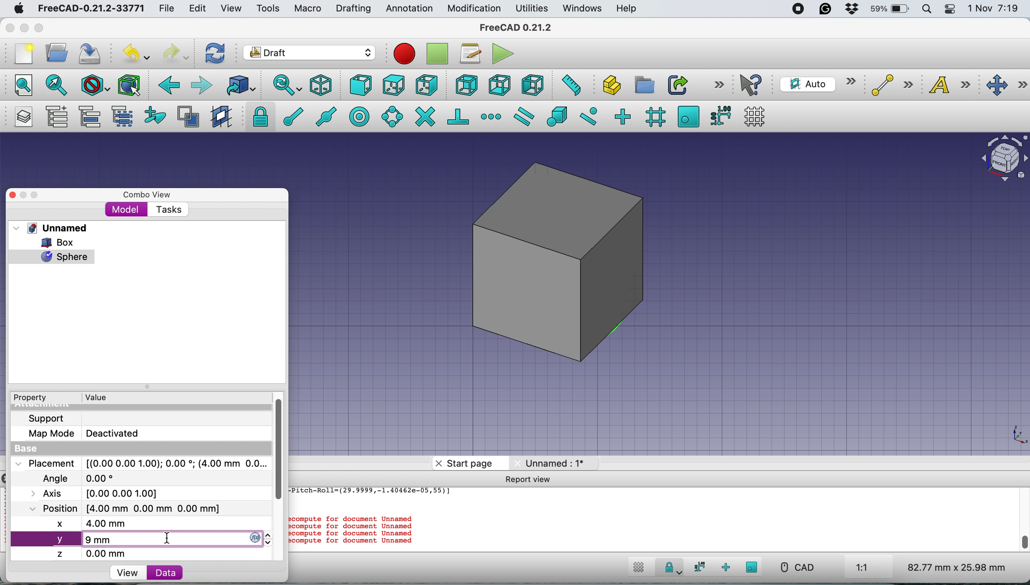 The height and width of the screenshot is (585, 1030). Describe the element at coordinates (954, 84) in the screenshot. I see `text` at that location.